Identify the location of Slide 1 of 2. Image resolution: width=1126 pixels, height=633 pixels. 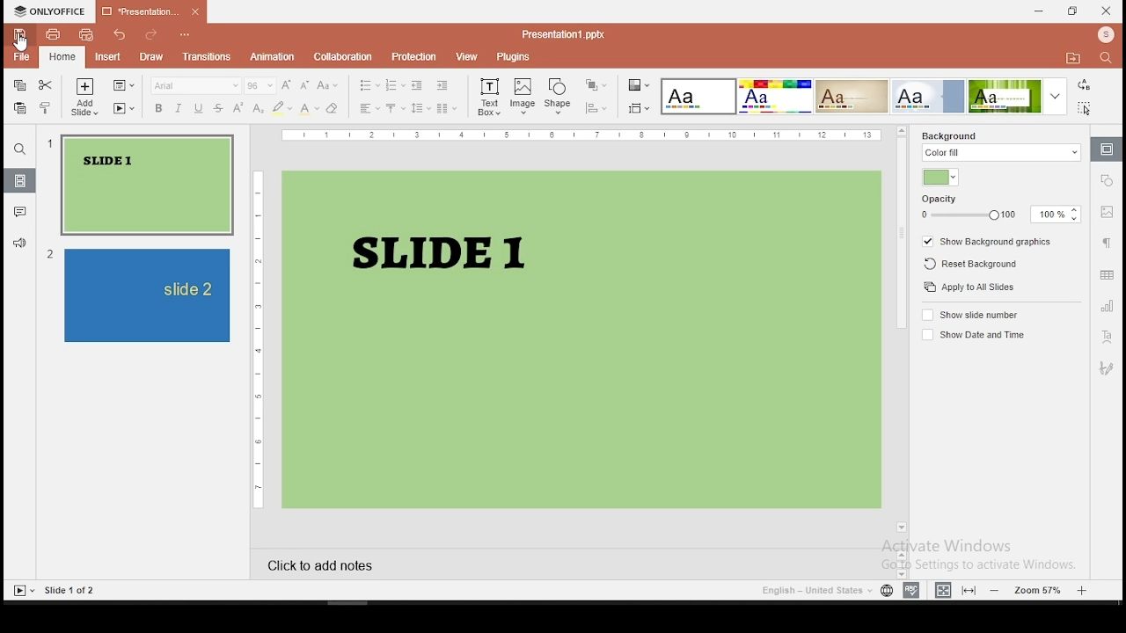
(71, 591).